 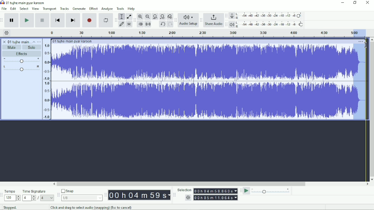 What do you see at coordinates (272, 191) in the screenshot?
I see `Playback speed` at bounding box center [272, 191].